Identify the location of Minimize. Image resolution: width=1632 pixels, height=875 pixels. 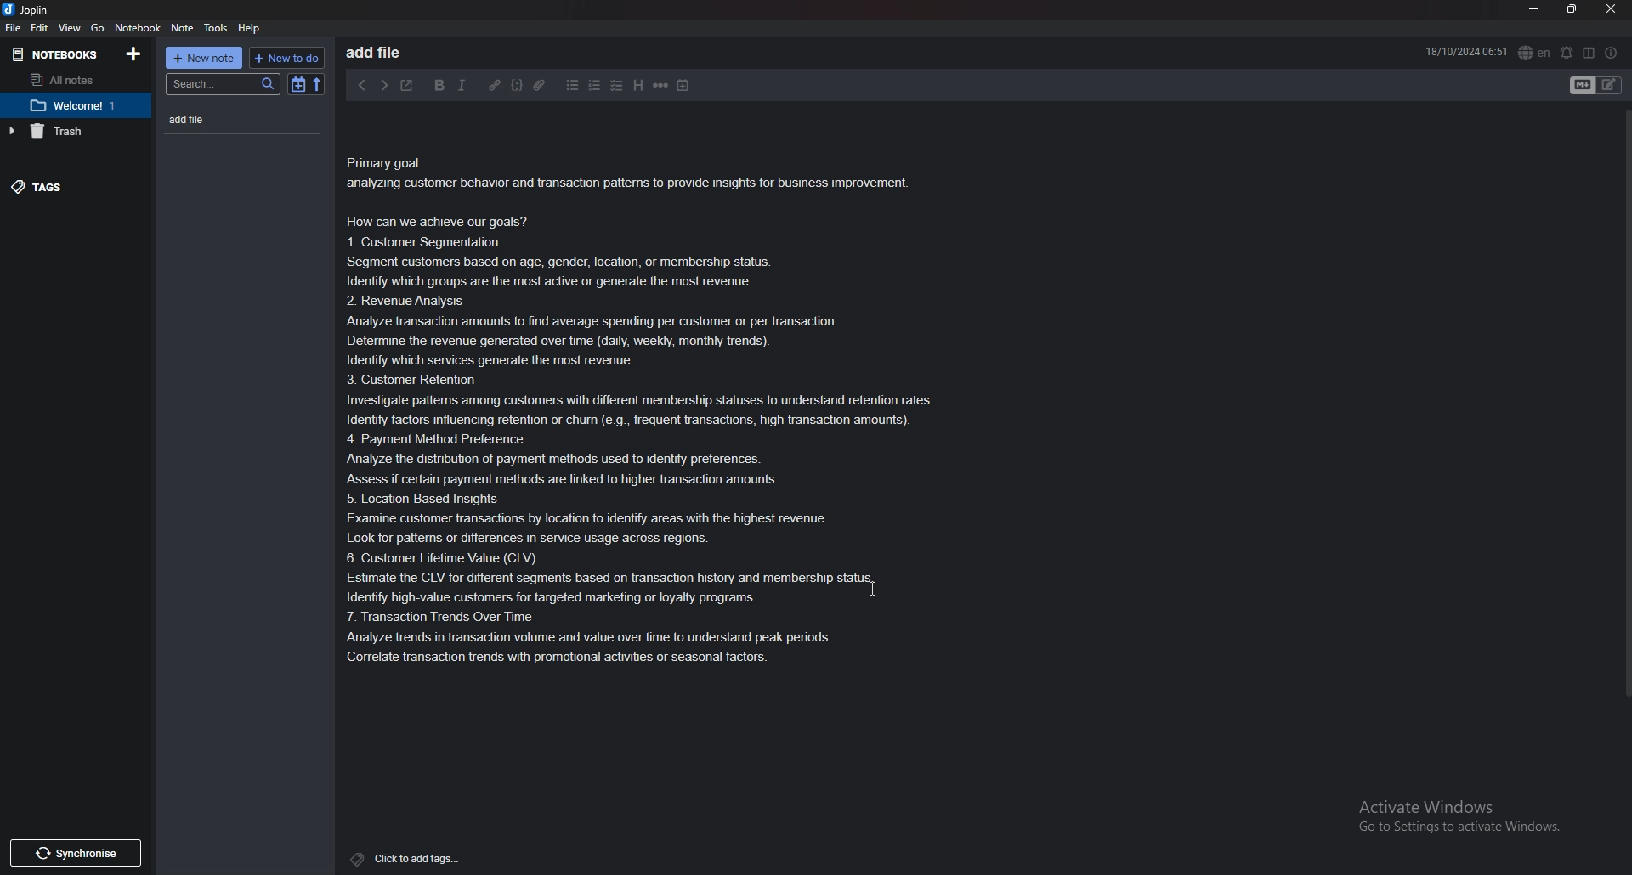
(1534, 10).